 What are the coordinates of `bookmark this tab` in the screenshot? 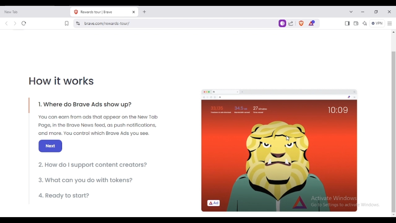 It's located at (67, 23).